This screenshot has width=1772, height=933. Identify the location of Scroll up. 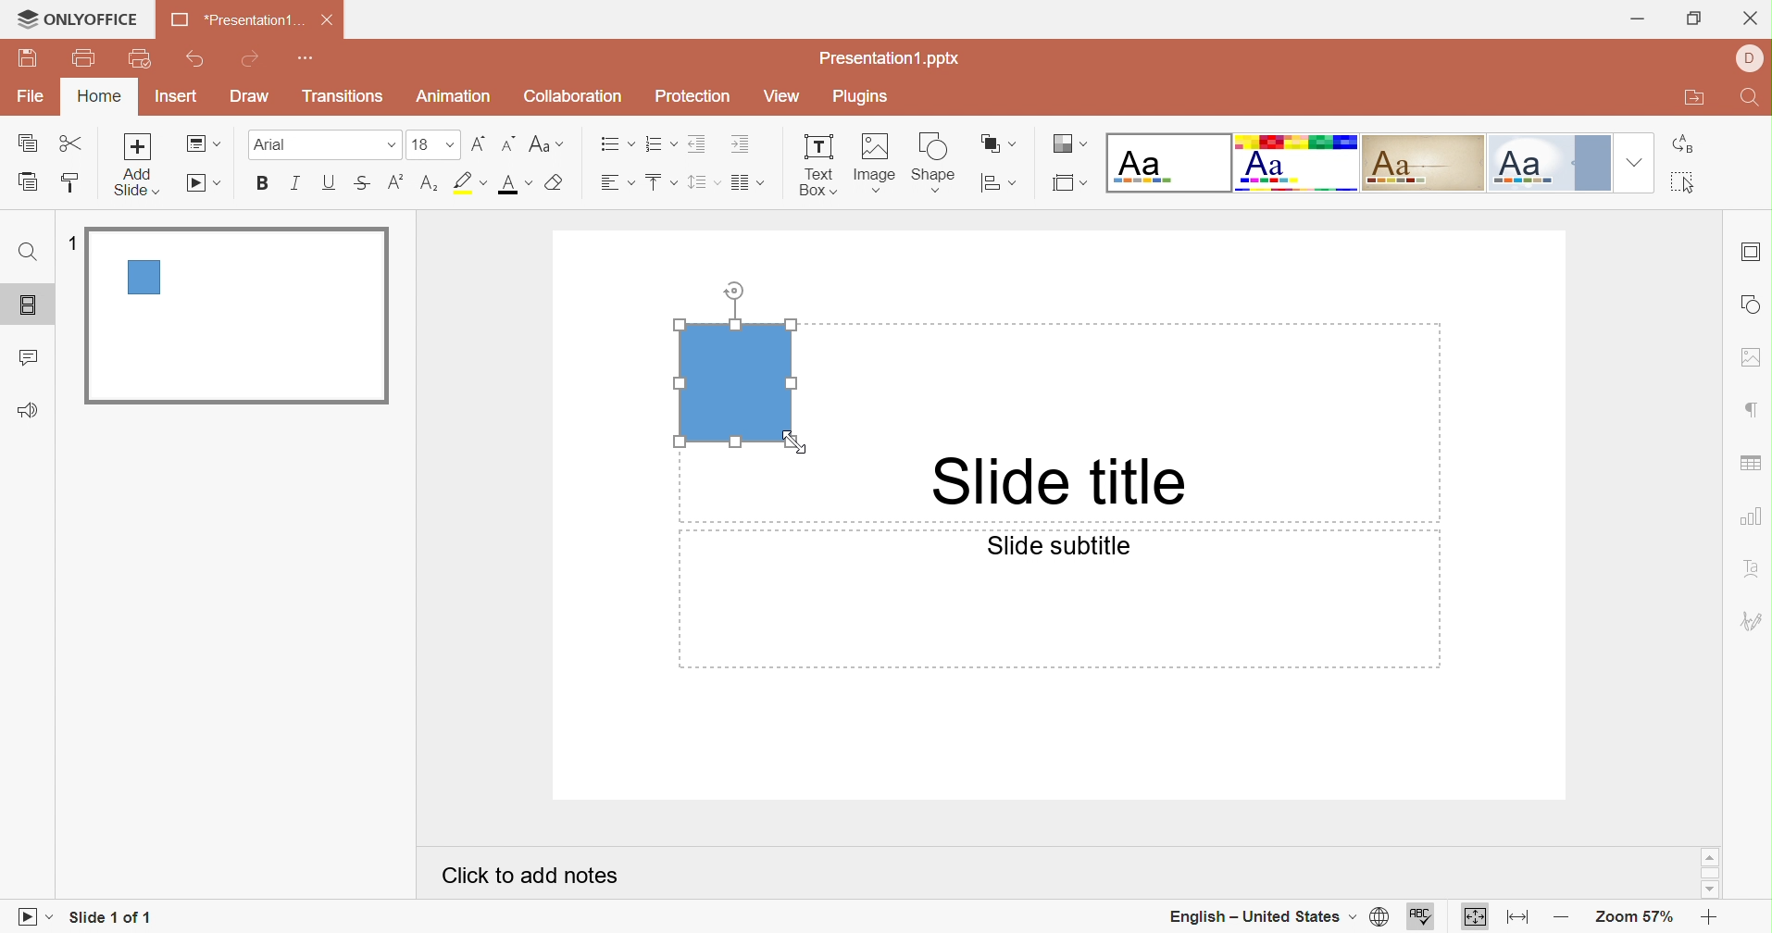
(1707, 856).